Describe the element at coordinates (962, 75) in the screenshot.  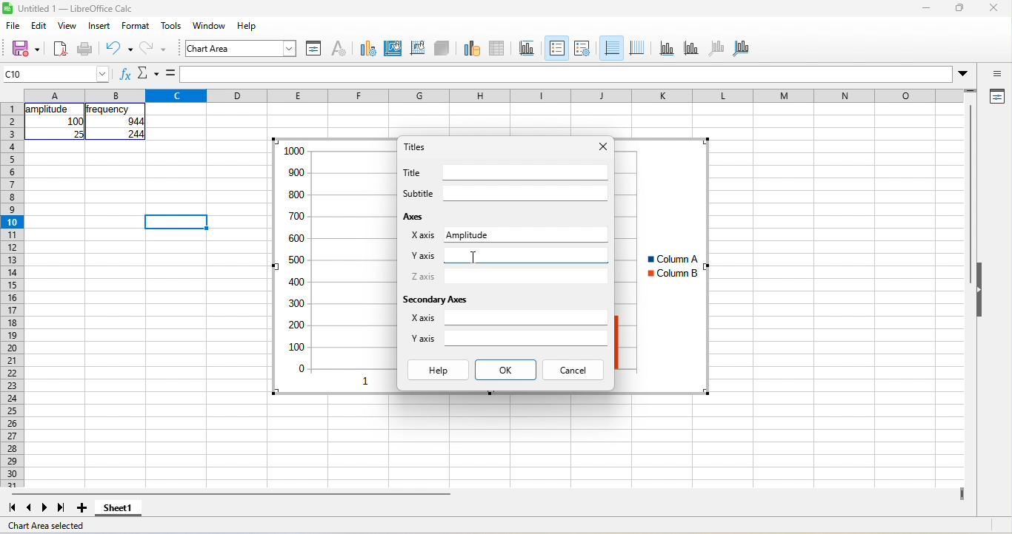
I see `More options` at that location.